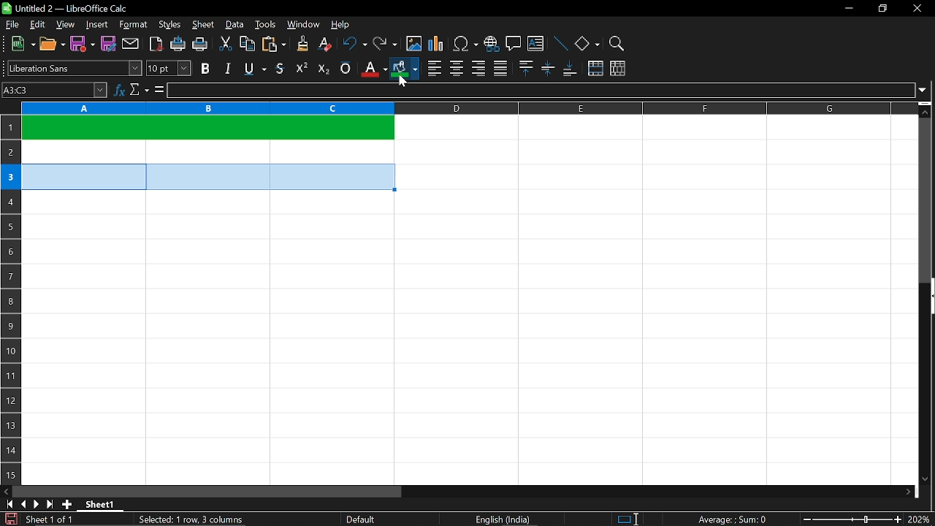 The height and width of the screenshot is (526, 935). I want to click on restore down, so click(882, 7).